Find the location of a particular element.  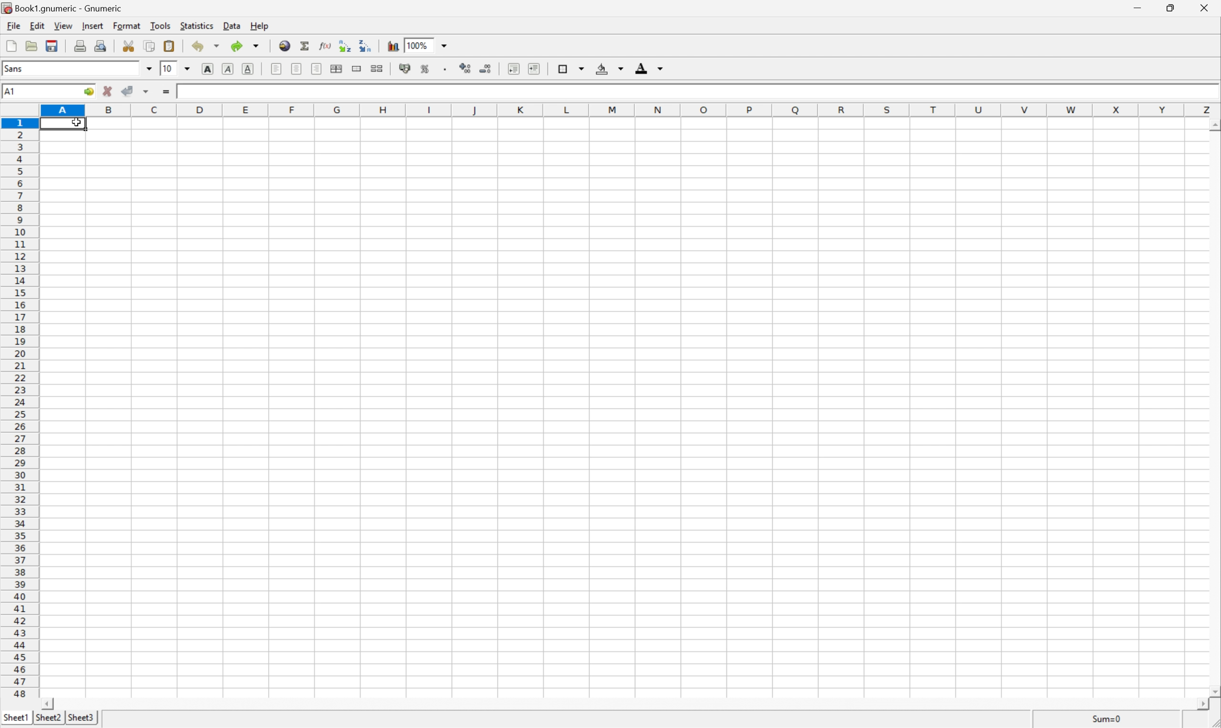

decrease indent is located at coordinates (513, 68).